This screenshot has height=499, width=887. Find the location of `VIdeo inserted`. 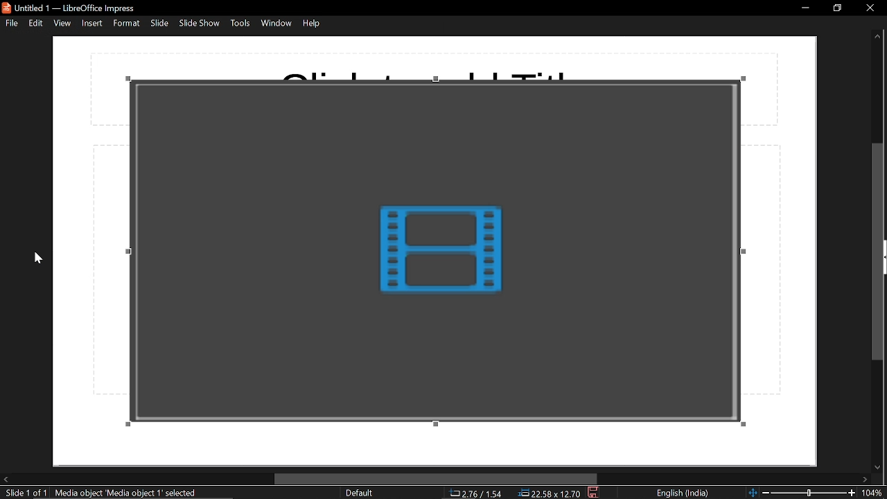

VIdeo inserted is located at coordinates (446, 249).